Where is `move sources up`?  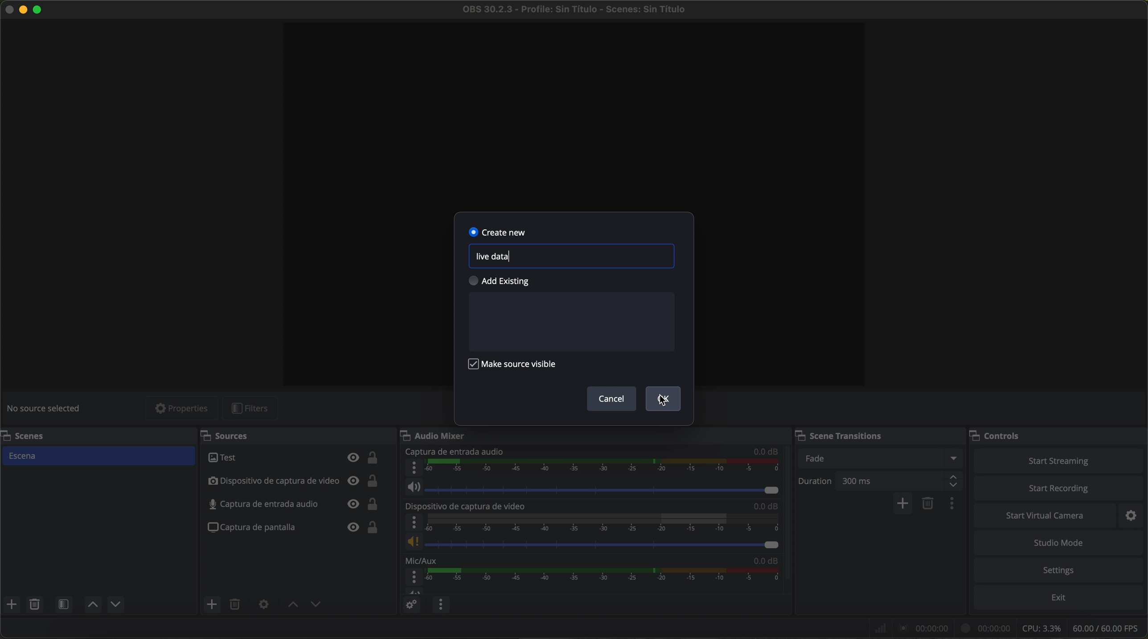 move sources up is located at coordinates (93, 604).